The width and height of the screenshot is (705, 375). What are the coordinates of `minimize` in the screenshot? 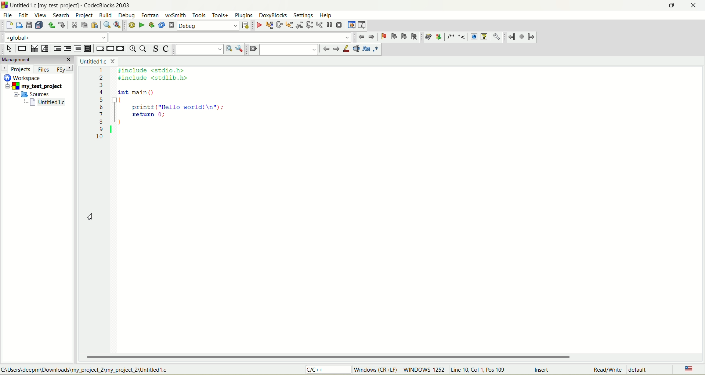 It's located at (647, 7).